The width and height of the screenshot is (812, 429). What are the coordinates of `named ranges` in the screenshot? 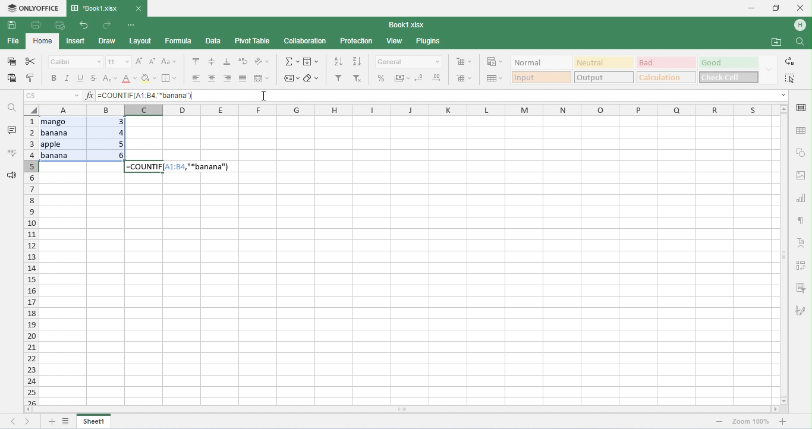 It's located at (291, 78).